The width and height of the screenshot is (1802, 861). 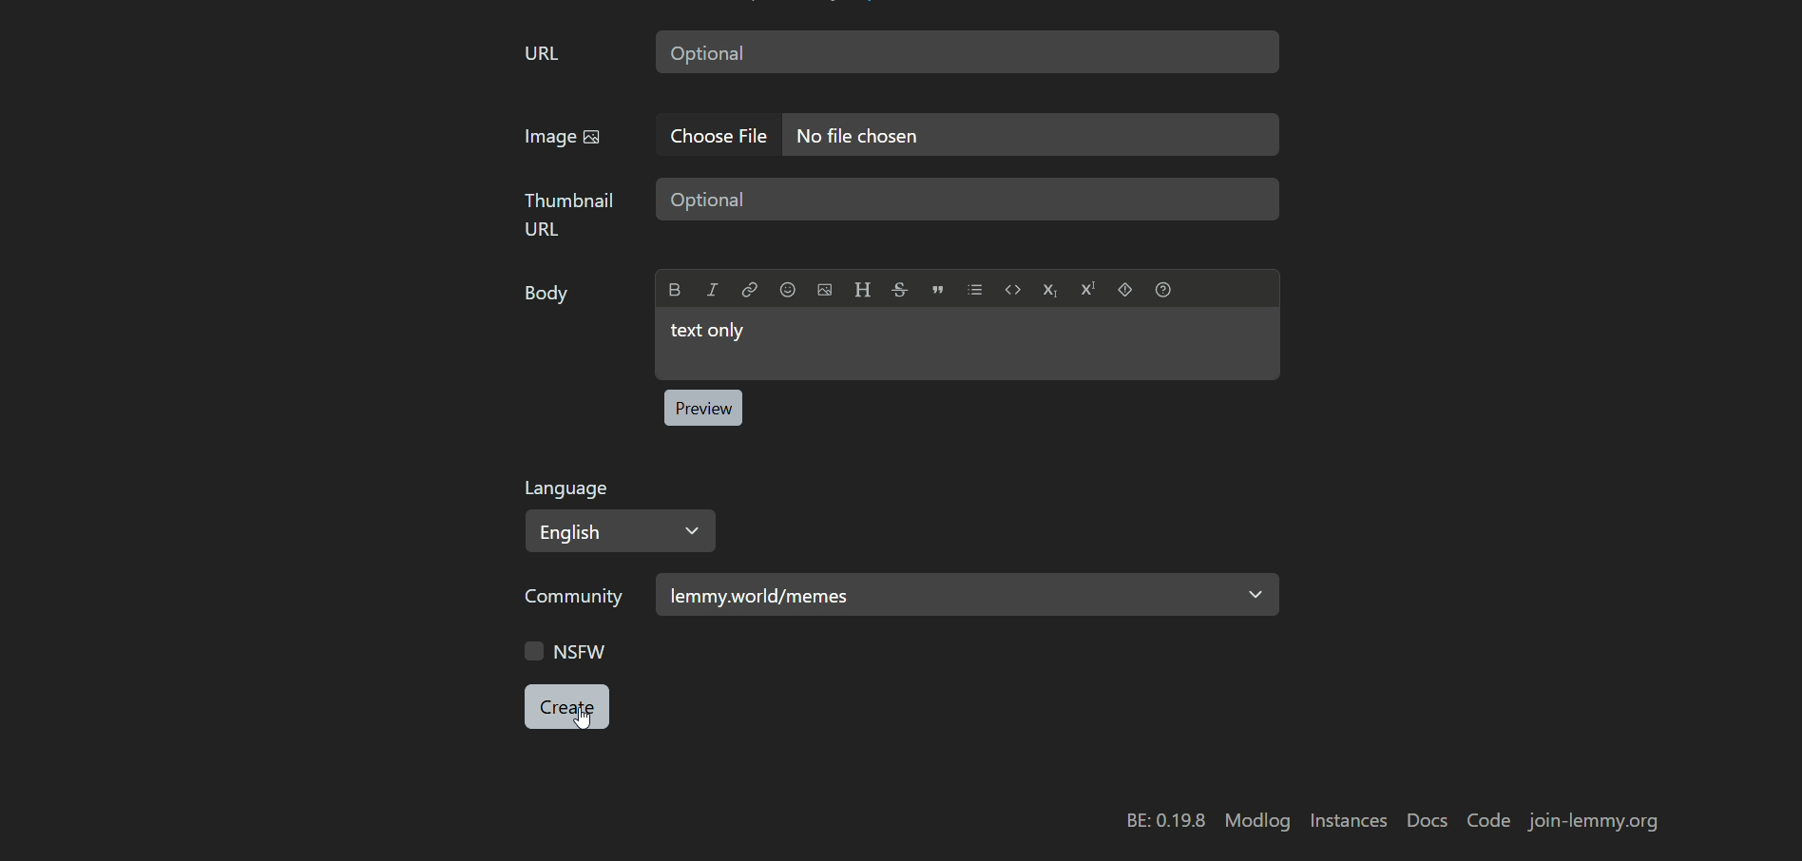 I want to click on text box, so click(x=968, y=51).